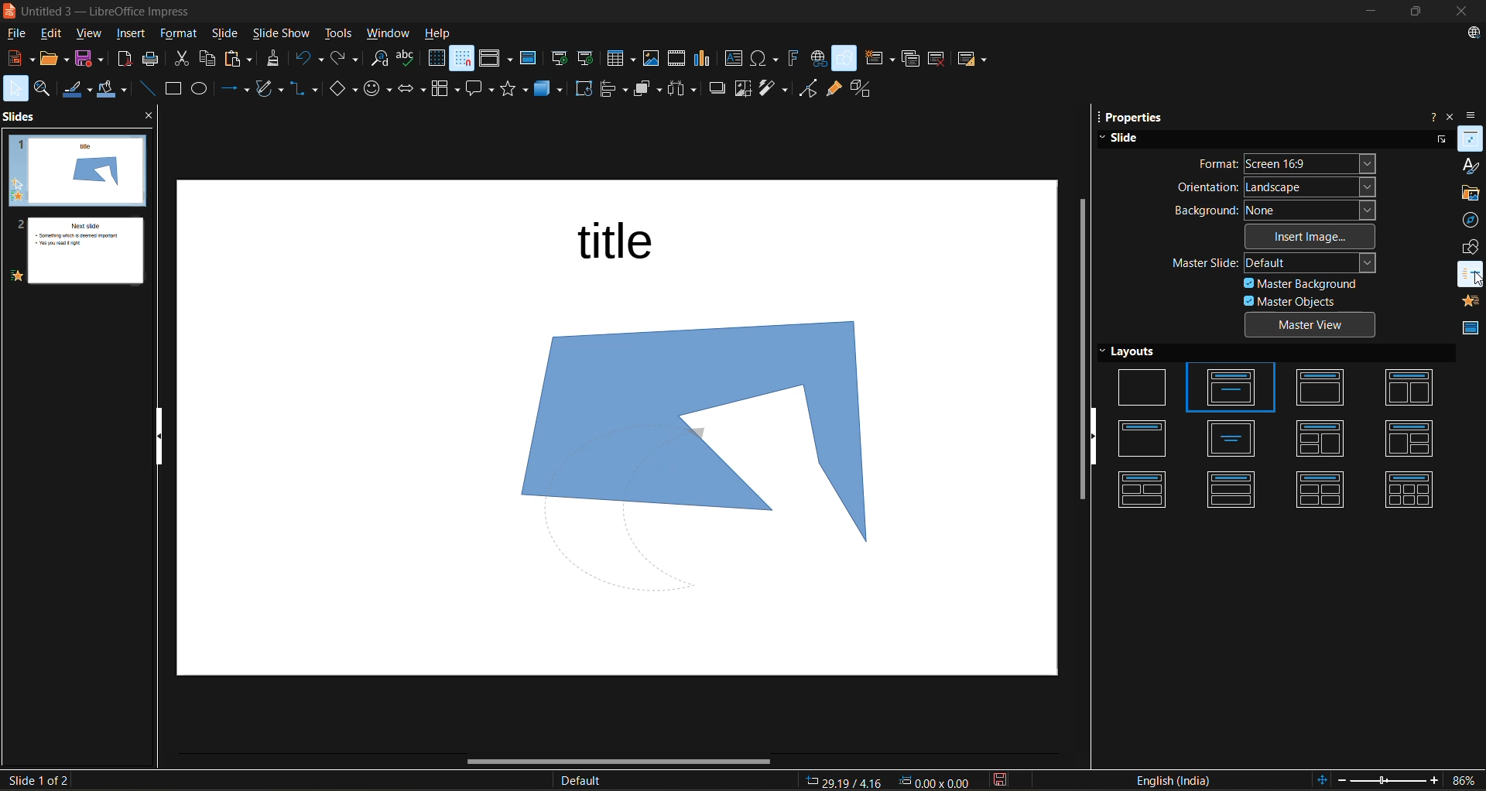  I want to click on arrange, so click(649, 91).